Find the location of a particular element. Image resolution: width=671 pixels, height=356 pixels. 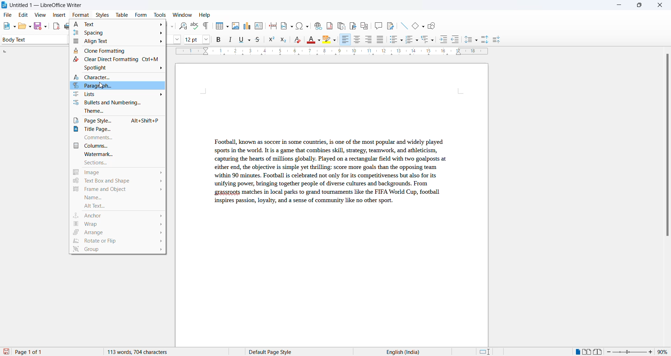

text align center is located at coordinates (357, 40).